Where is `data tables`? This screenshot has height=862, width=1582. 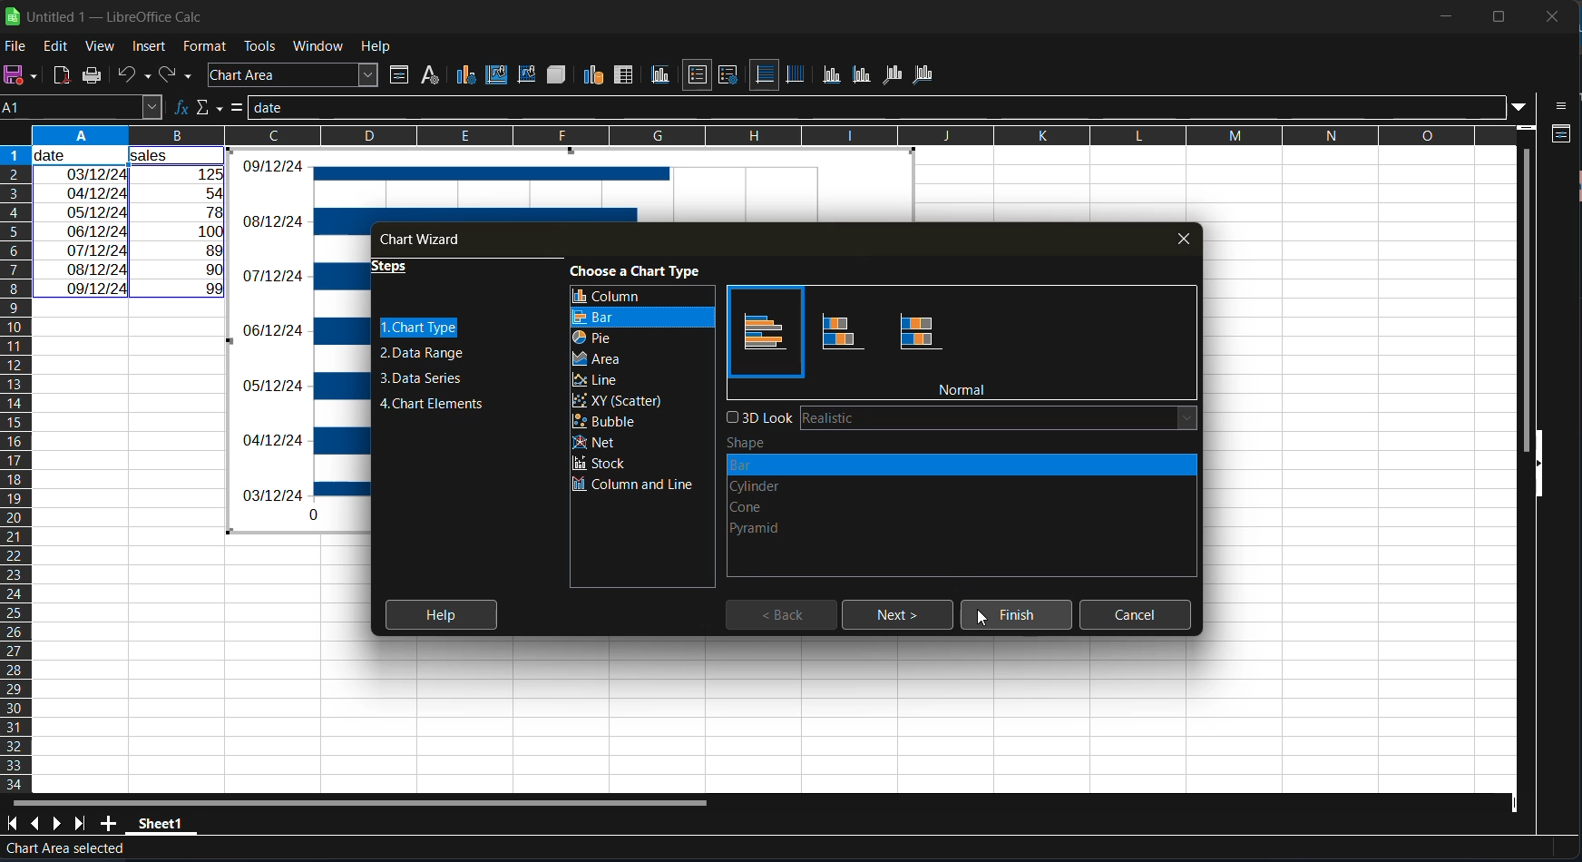 data tables is located at coordinates (625, 76).